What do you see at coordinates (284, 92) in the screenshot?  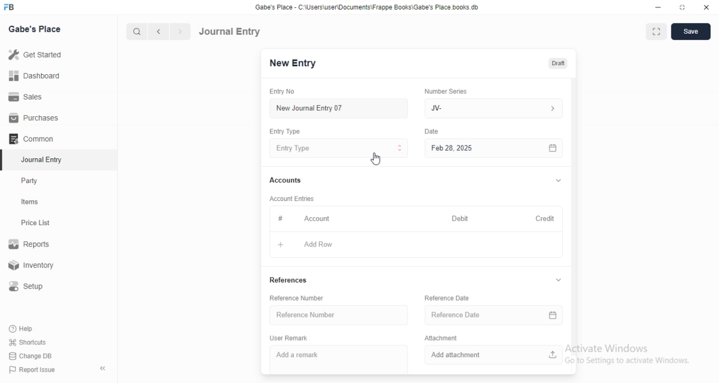 I see `Entry No` at bounding box center [284, 92].